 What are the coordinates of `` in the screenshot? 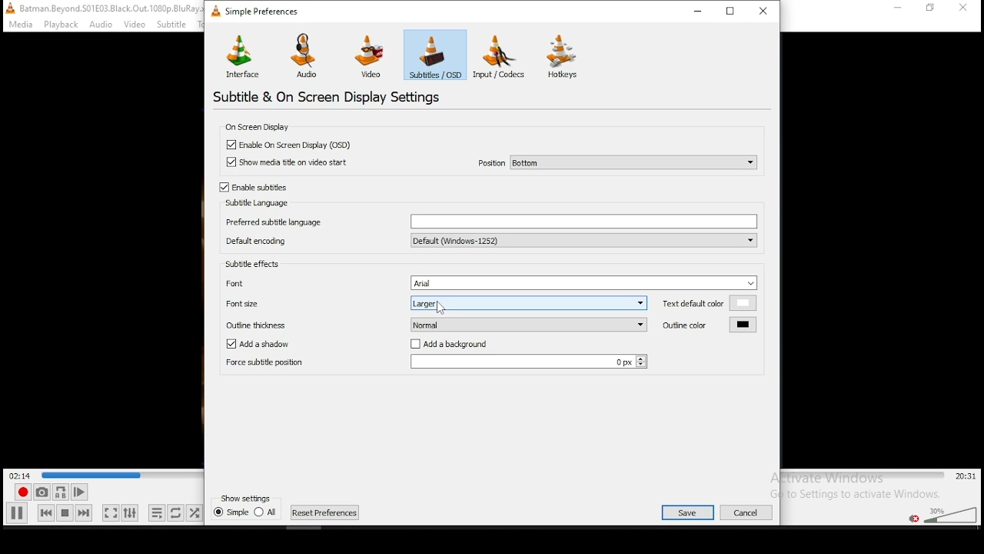 It's located at (60, 25).